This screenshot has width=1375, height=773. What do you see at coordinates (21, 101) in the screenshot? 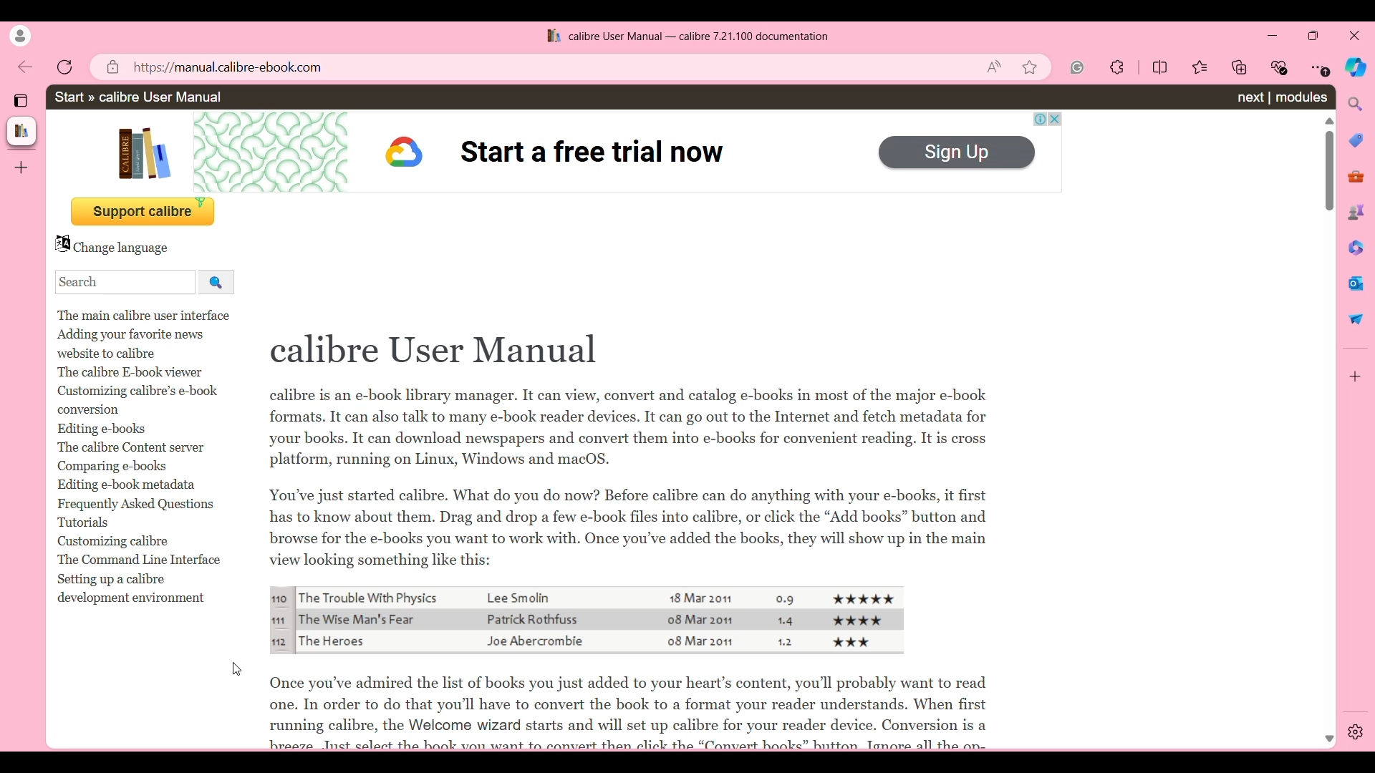
I see `Tab actions menu` at bounding box center [21, 101].